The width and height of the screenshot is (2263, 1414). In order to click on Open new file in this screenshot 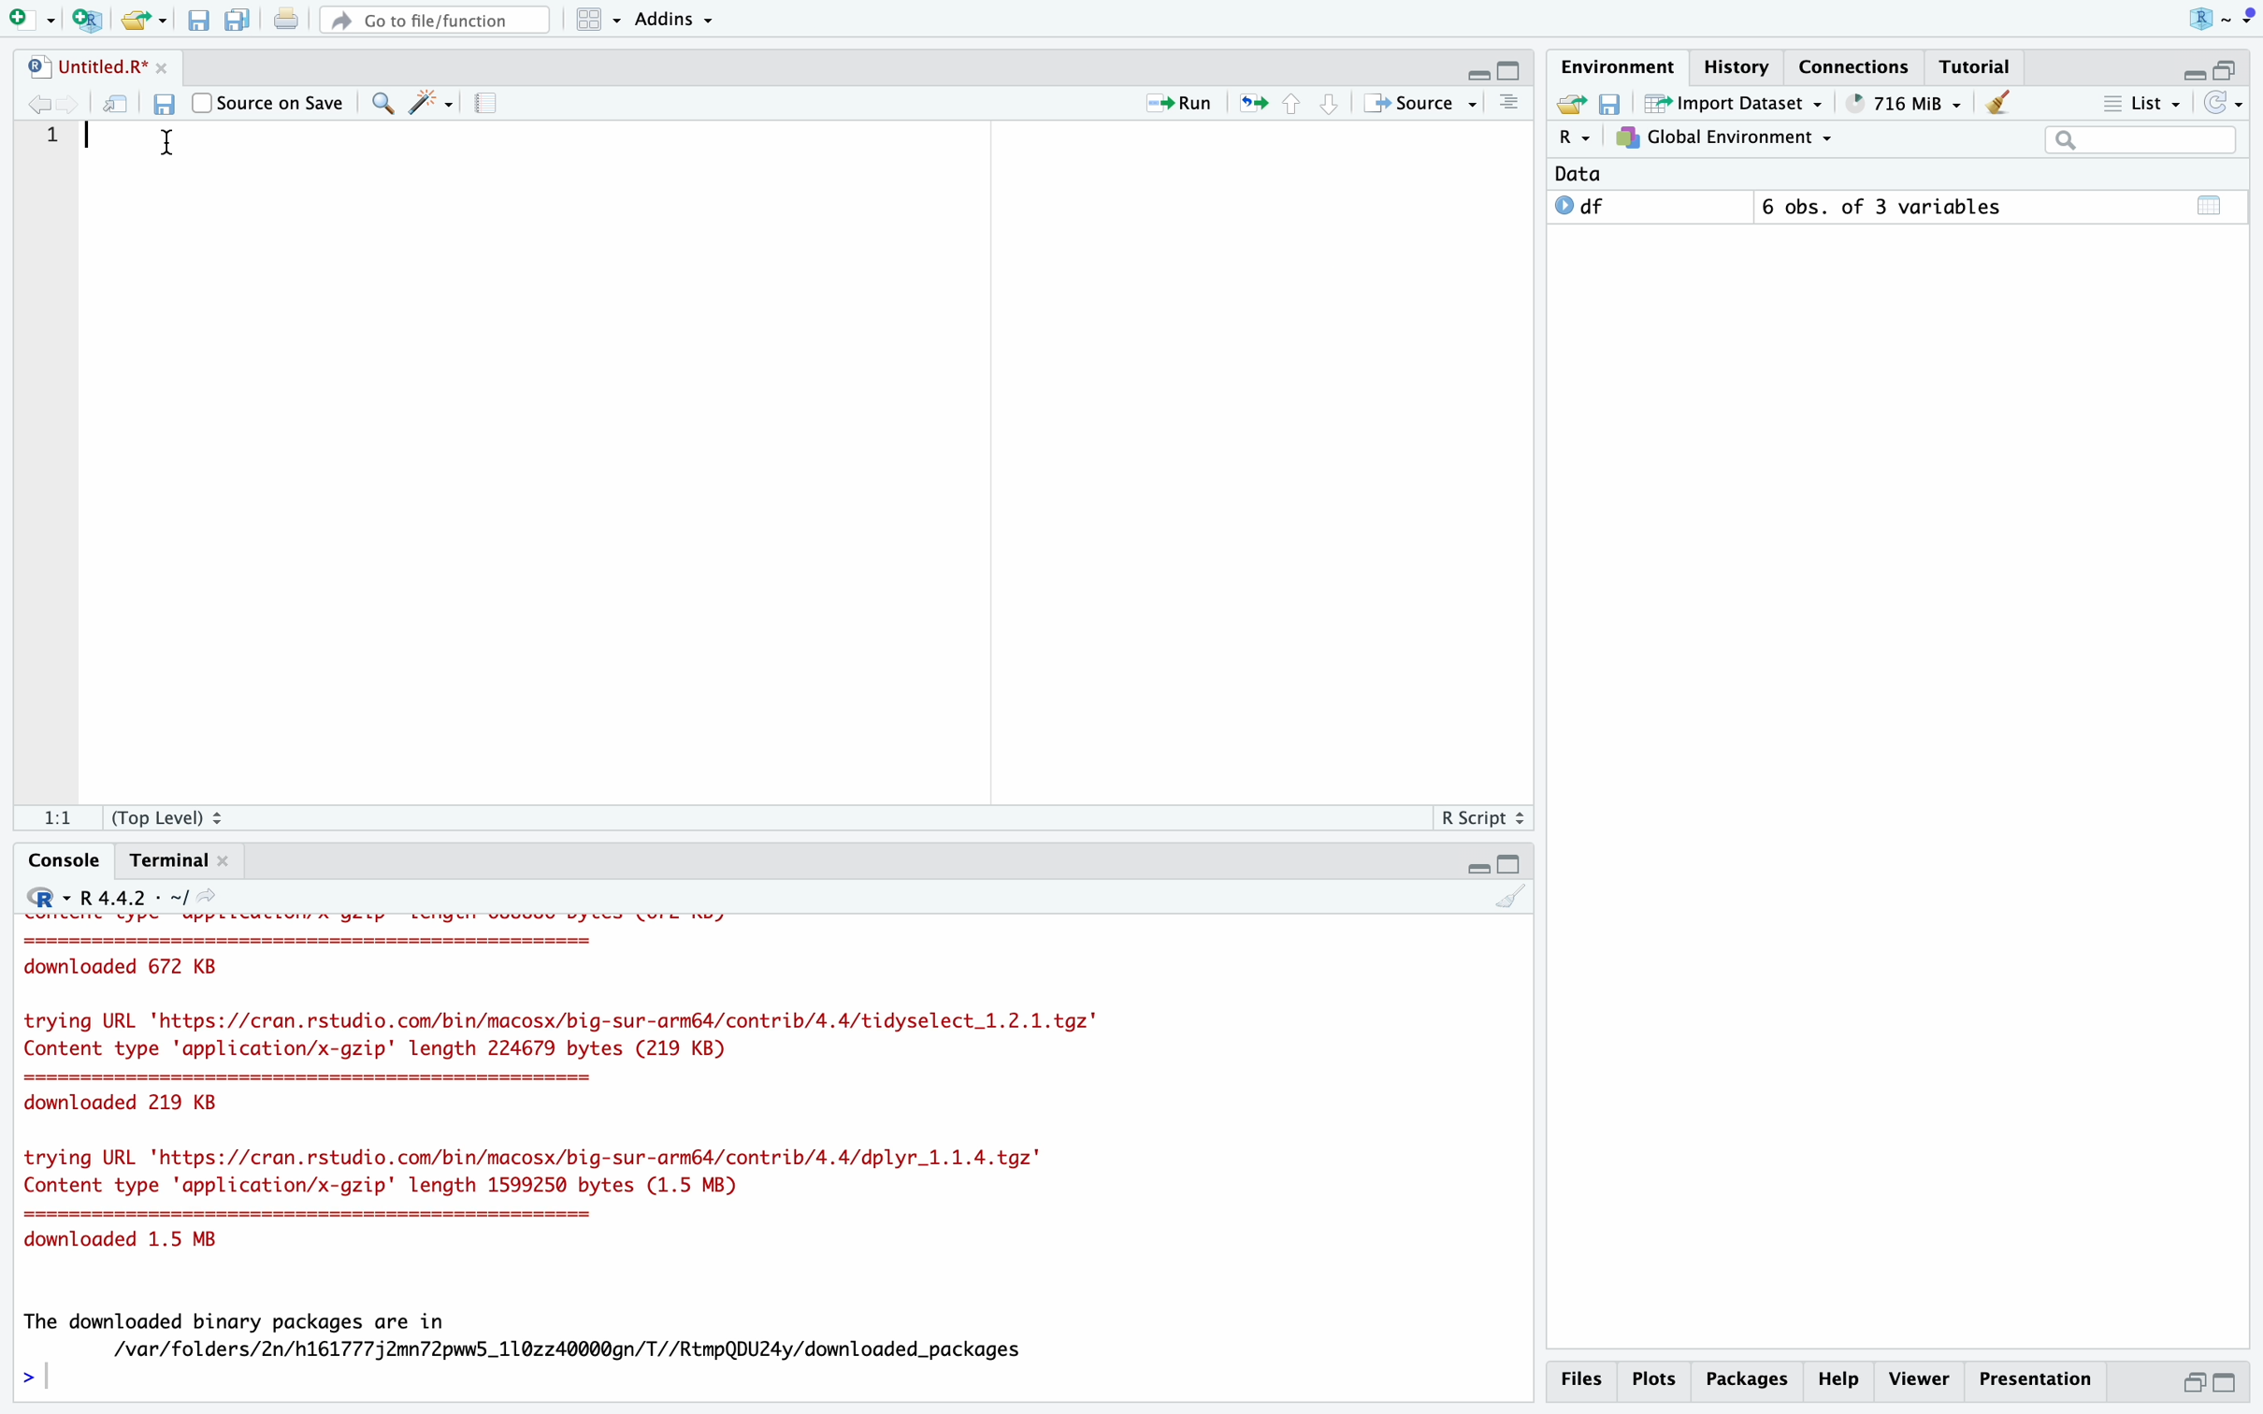, I will do `click(34, 19)`.